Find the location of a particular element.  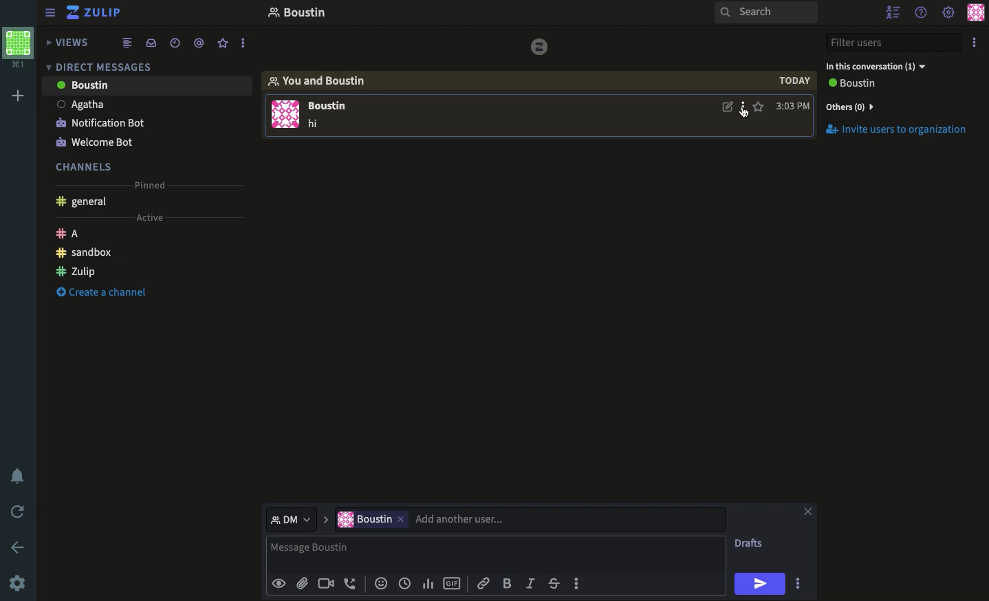

Options is located at coordinates (744, 108).